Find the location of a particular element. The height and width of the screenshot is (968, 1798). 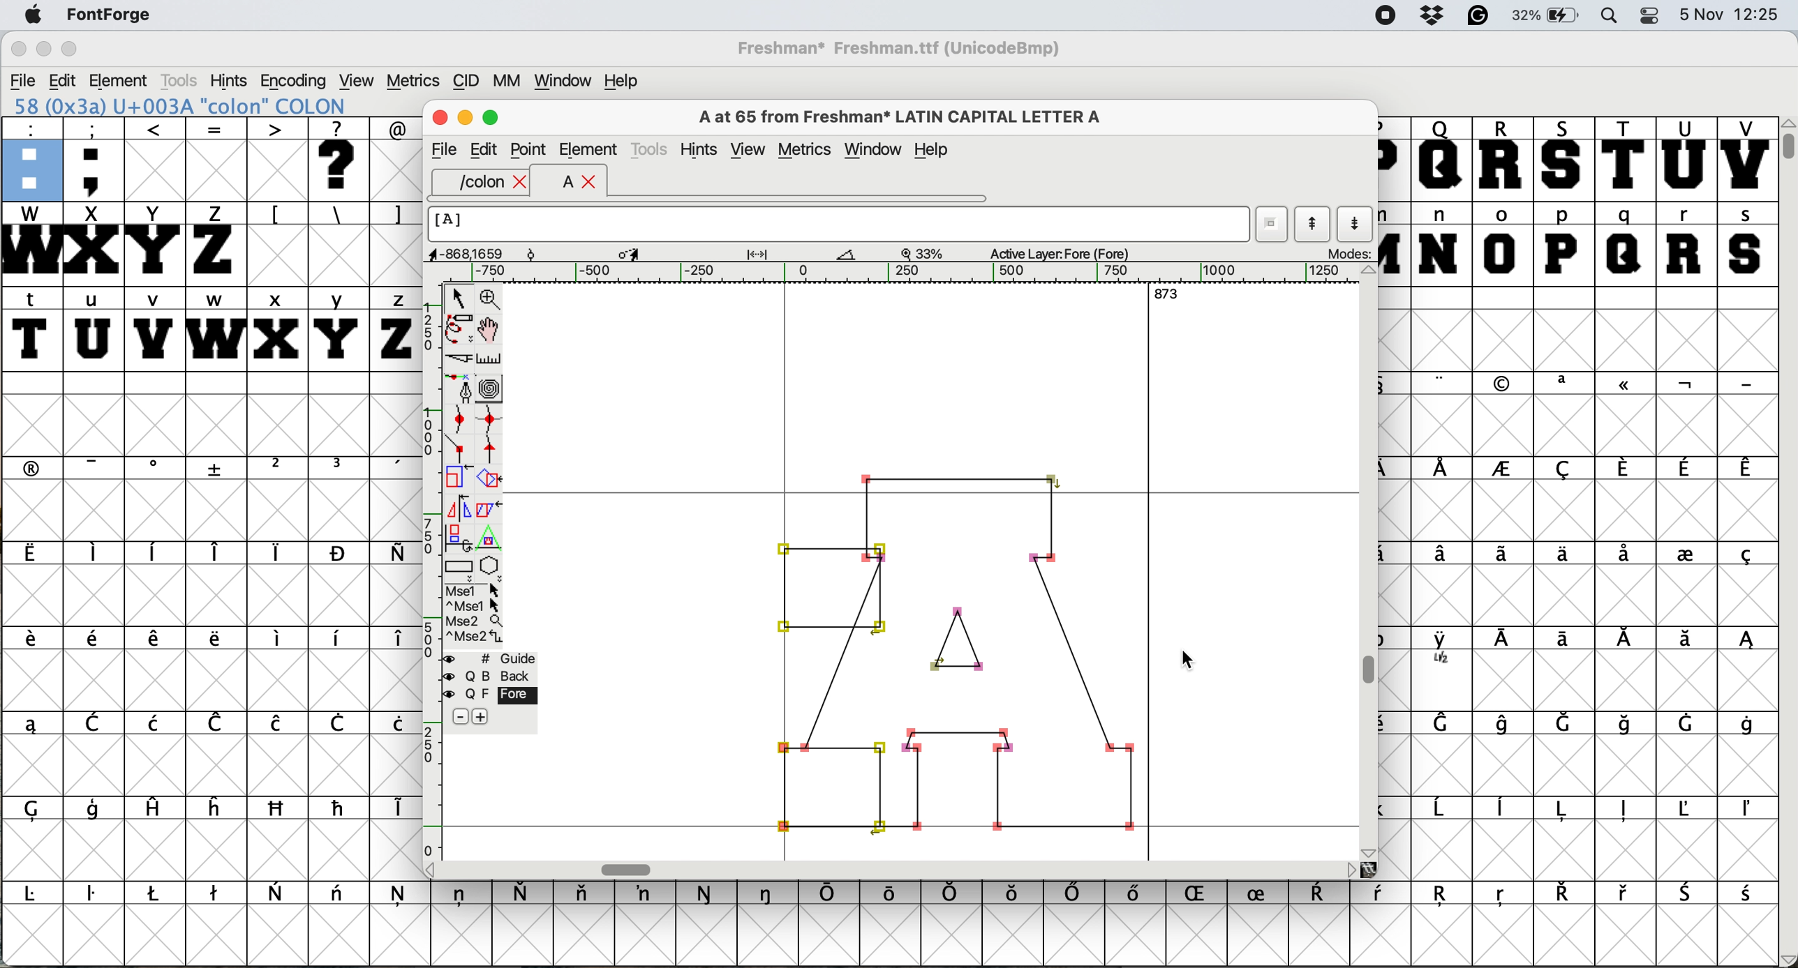

symbol is located at coordinates (1562, 893).